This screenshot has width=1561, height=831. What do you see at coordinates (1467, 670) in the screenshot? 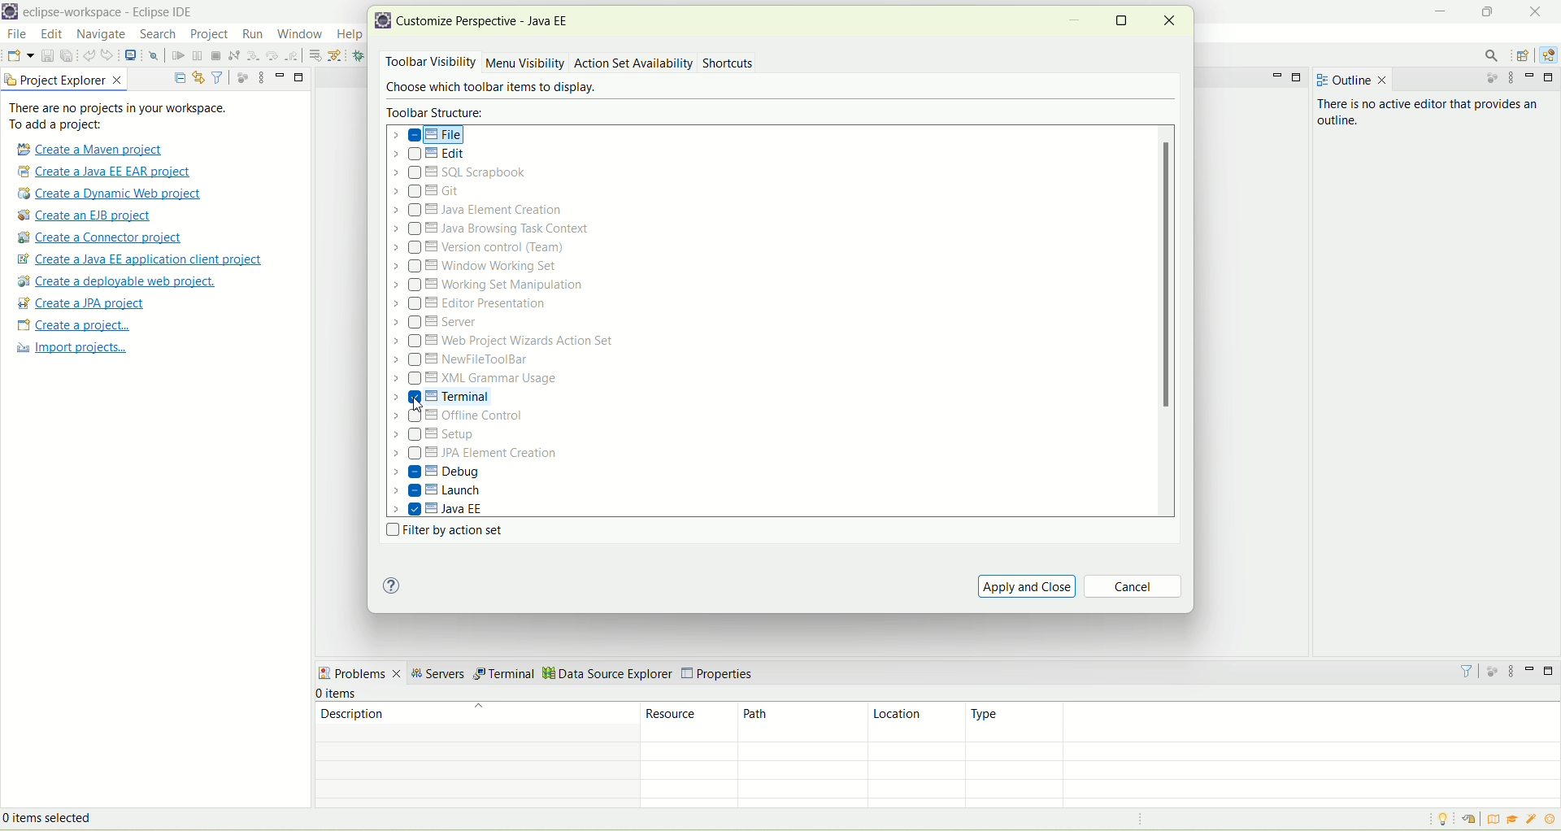
I see `filter` at bounding box center [1467, 670].